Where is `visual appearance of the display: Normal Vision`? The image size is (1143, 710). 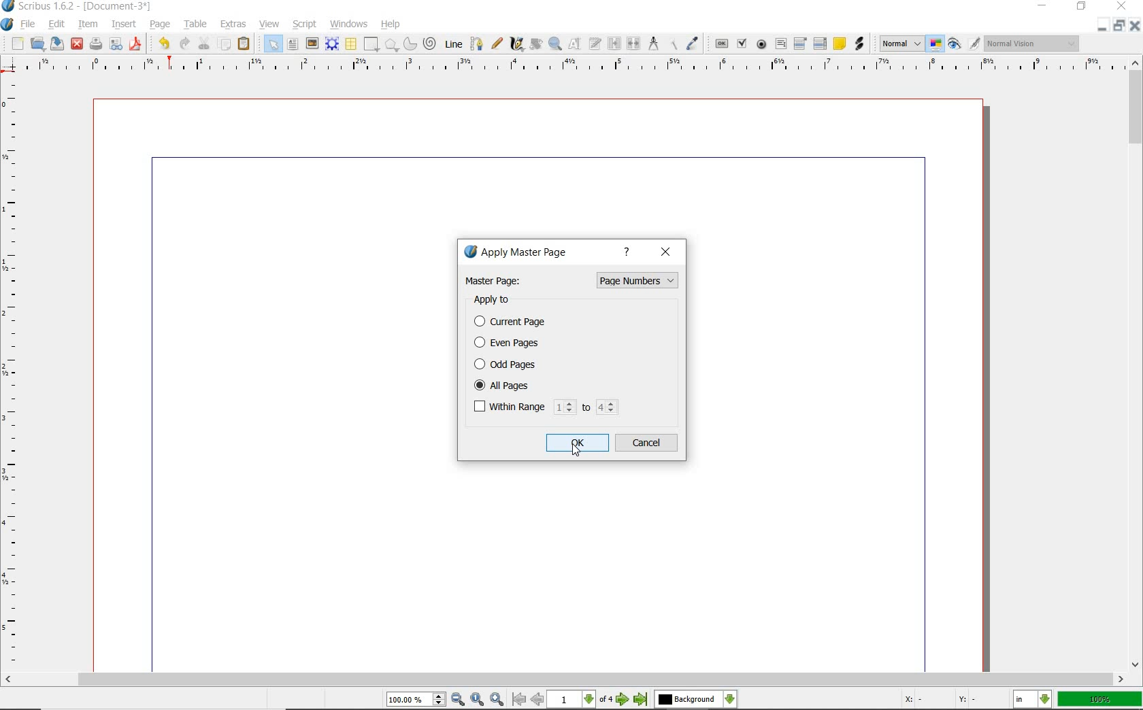
visual appearance of the display: Normal Vision is located at coordinates (1033, 44).